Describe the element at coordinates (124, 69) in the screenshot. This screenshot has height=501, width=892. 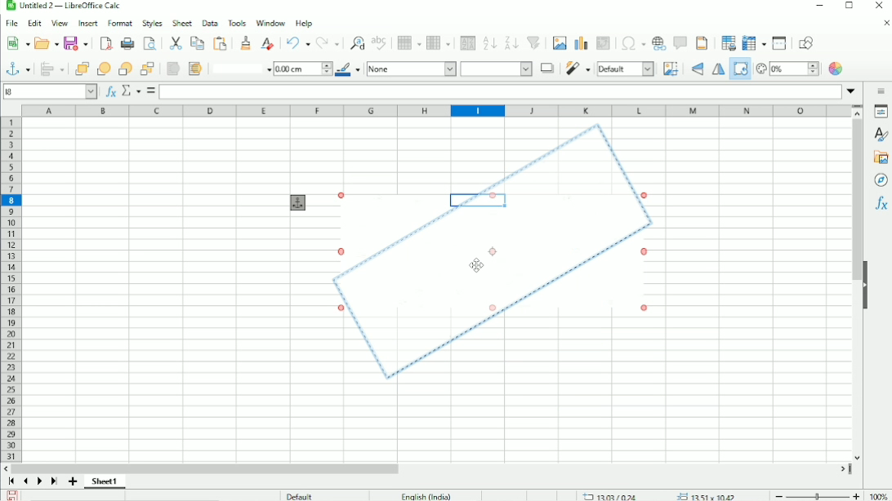
I see `Back one` at that location.